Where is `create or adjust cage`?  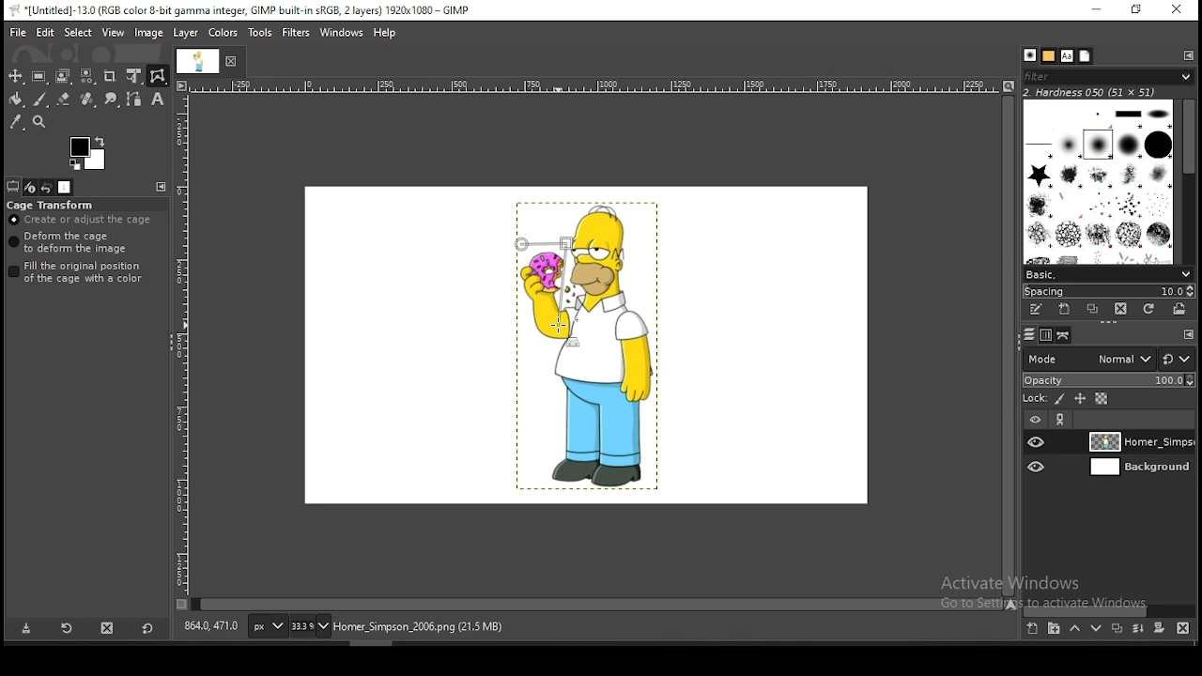 create or adjust cage is located at coordinates (82, 220).